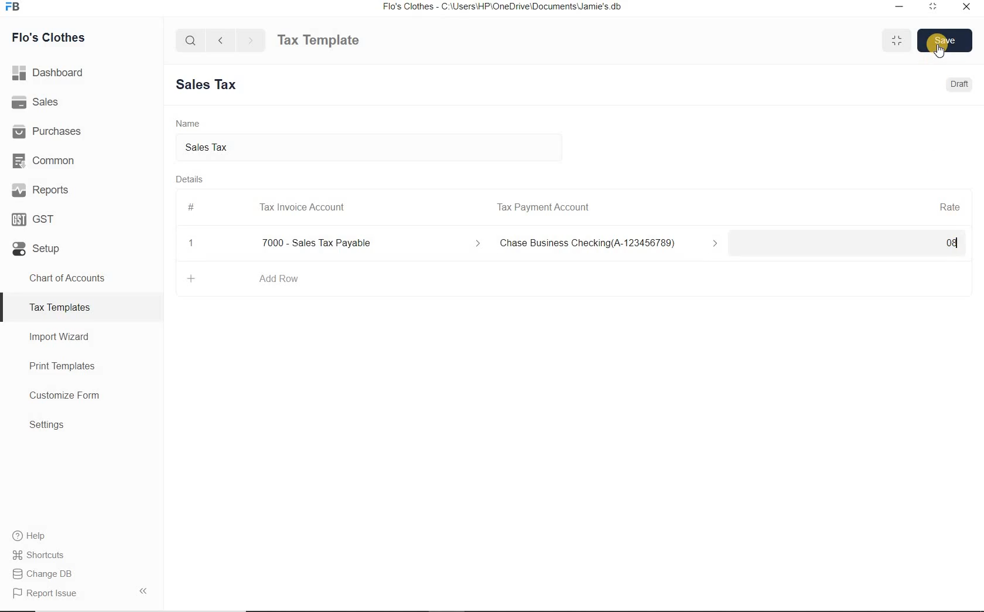 This screenshot has height=612, width=984. I want to click on Purchases, so click(81, 130).